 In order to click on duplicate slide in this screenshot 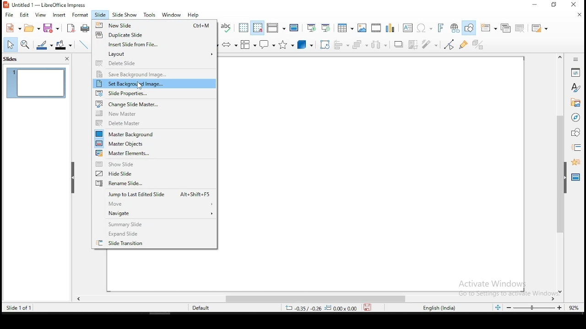, I will do `click(505, 28)`.